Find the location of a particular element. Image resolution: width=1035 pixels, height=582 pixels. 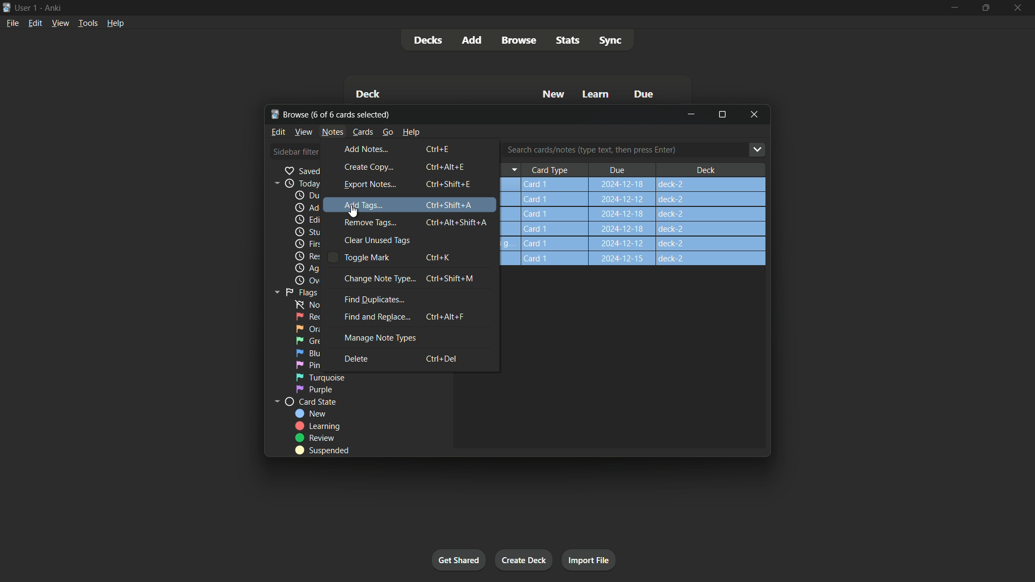

delete is located at coordinates (361, 357).